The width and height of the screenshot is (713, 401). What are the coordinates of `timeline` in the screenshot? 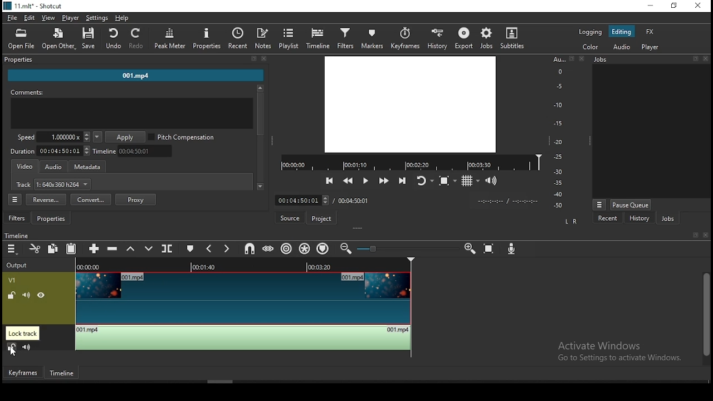 It's located at (64, 373).